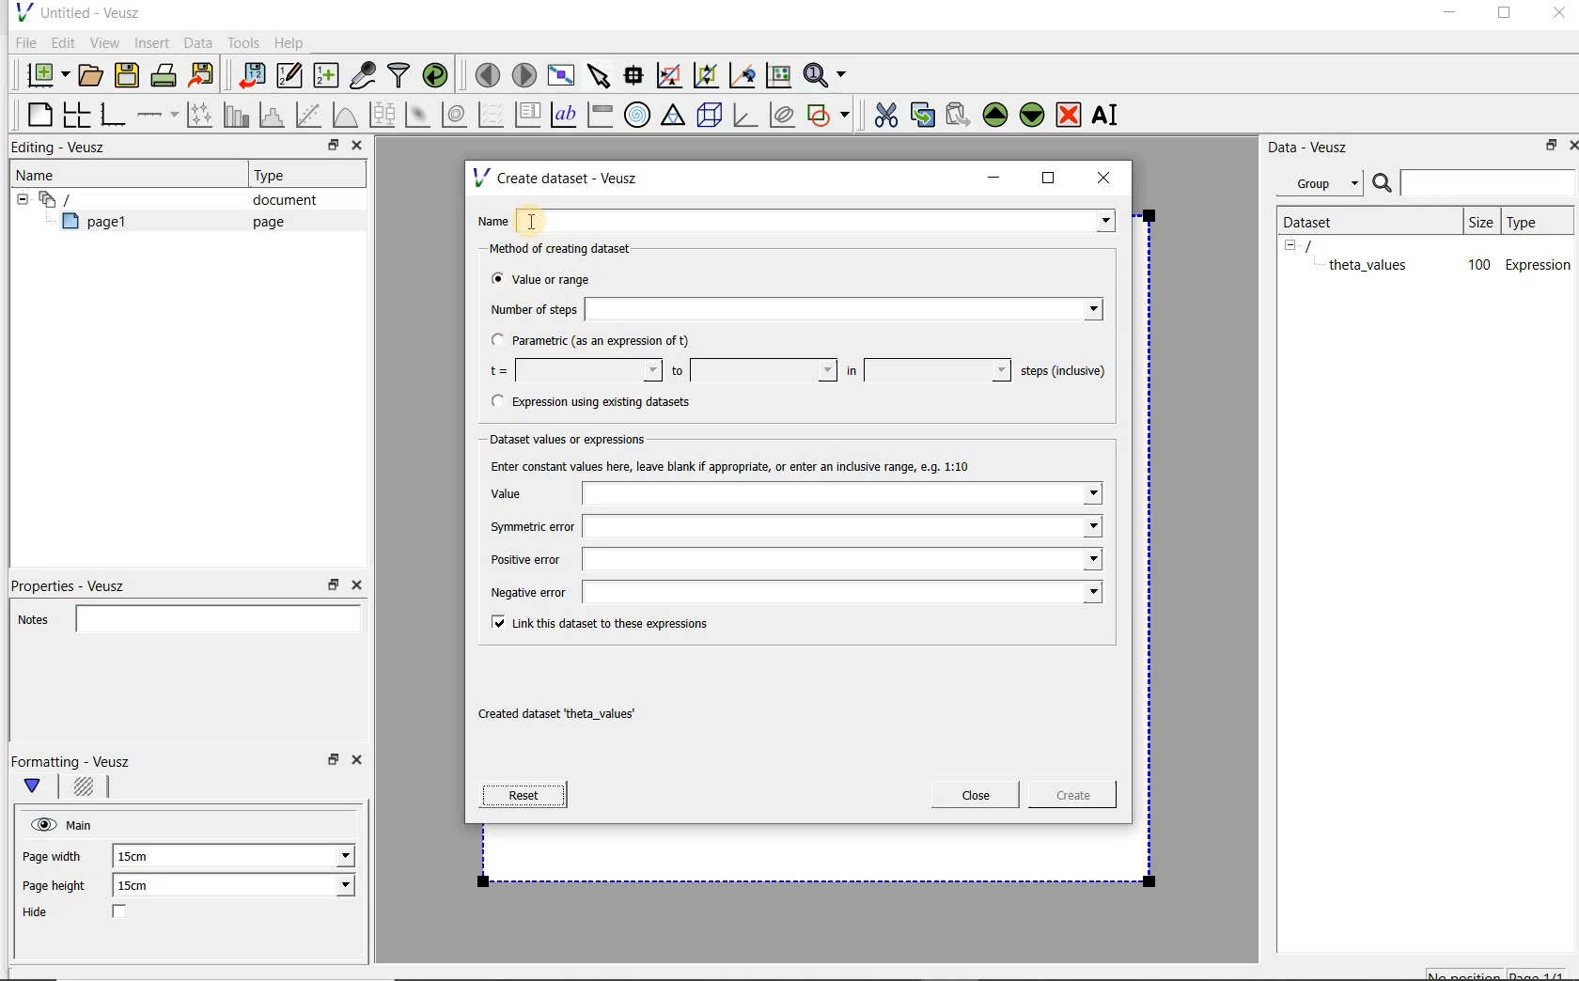 This screenshot has width=1579, height=981. Describe the element at coordinates (1318, 220) in the screenshot. I see `Dataset` at that location.